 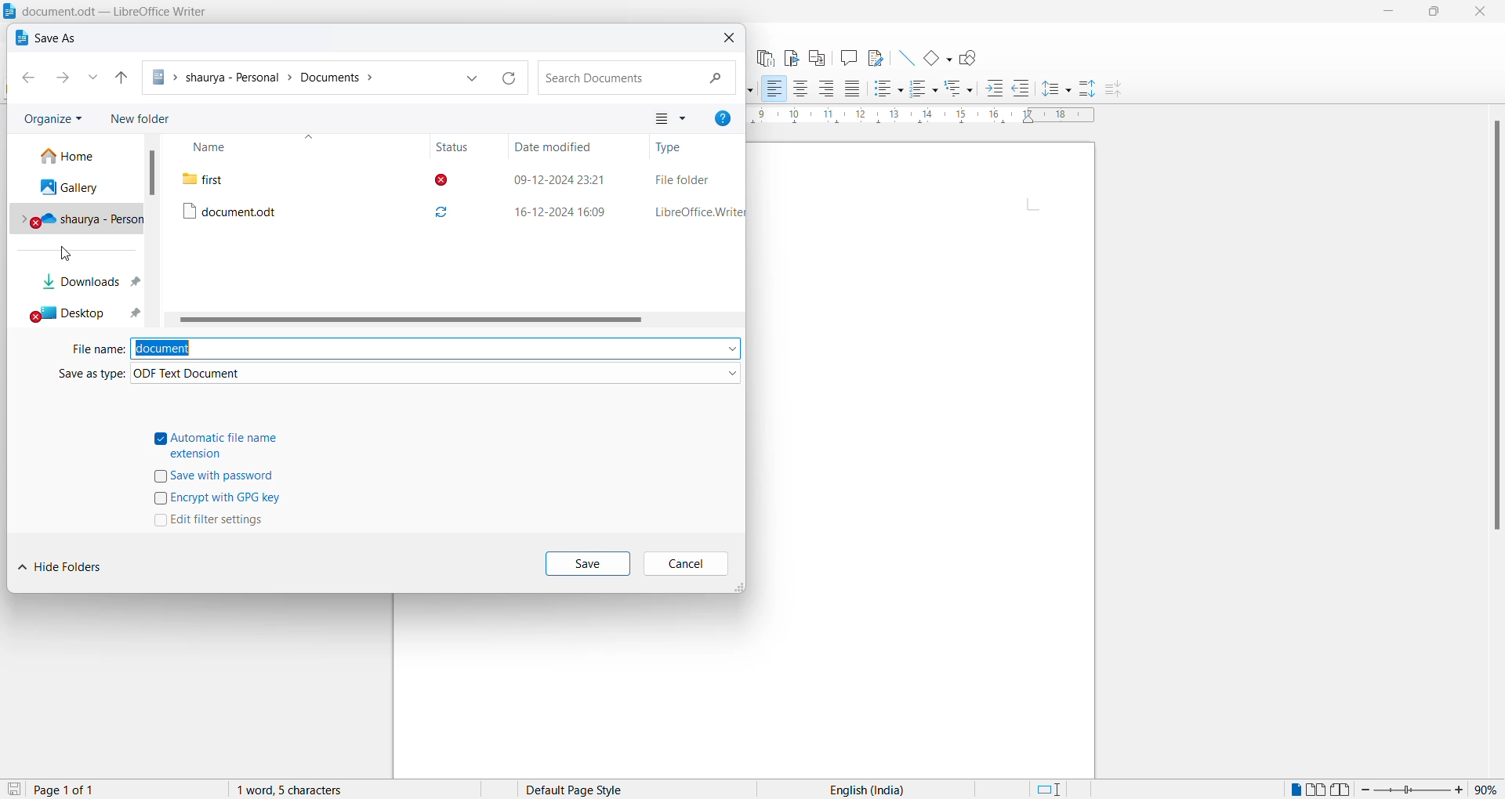 I want to click on File status , so click(x=451, y=199).